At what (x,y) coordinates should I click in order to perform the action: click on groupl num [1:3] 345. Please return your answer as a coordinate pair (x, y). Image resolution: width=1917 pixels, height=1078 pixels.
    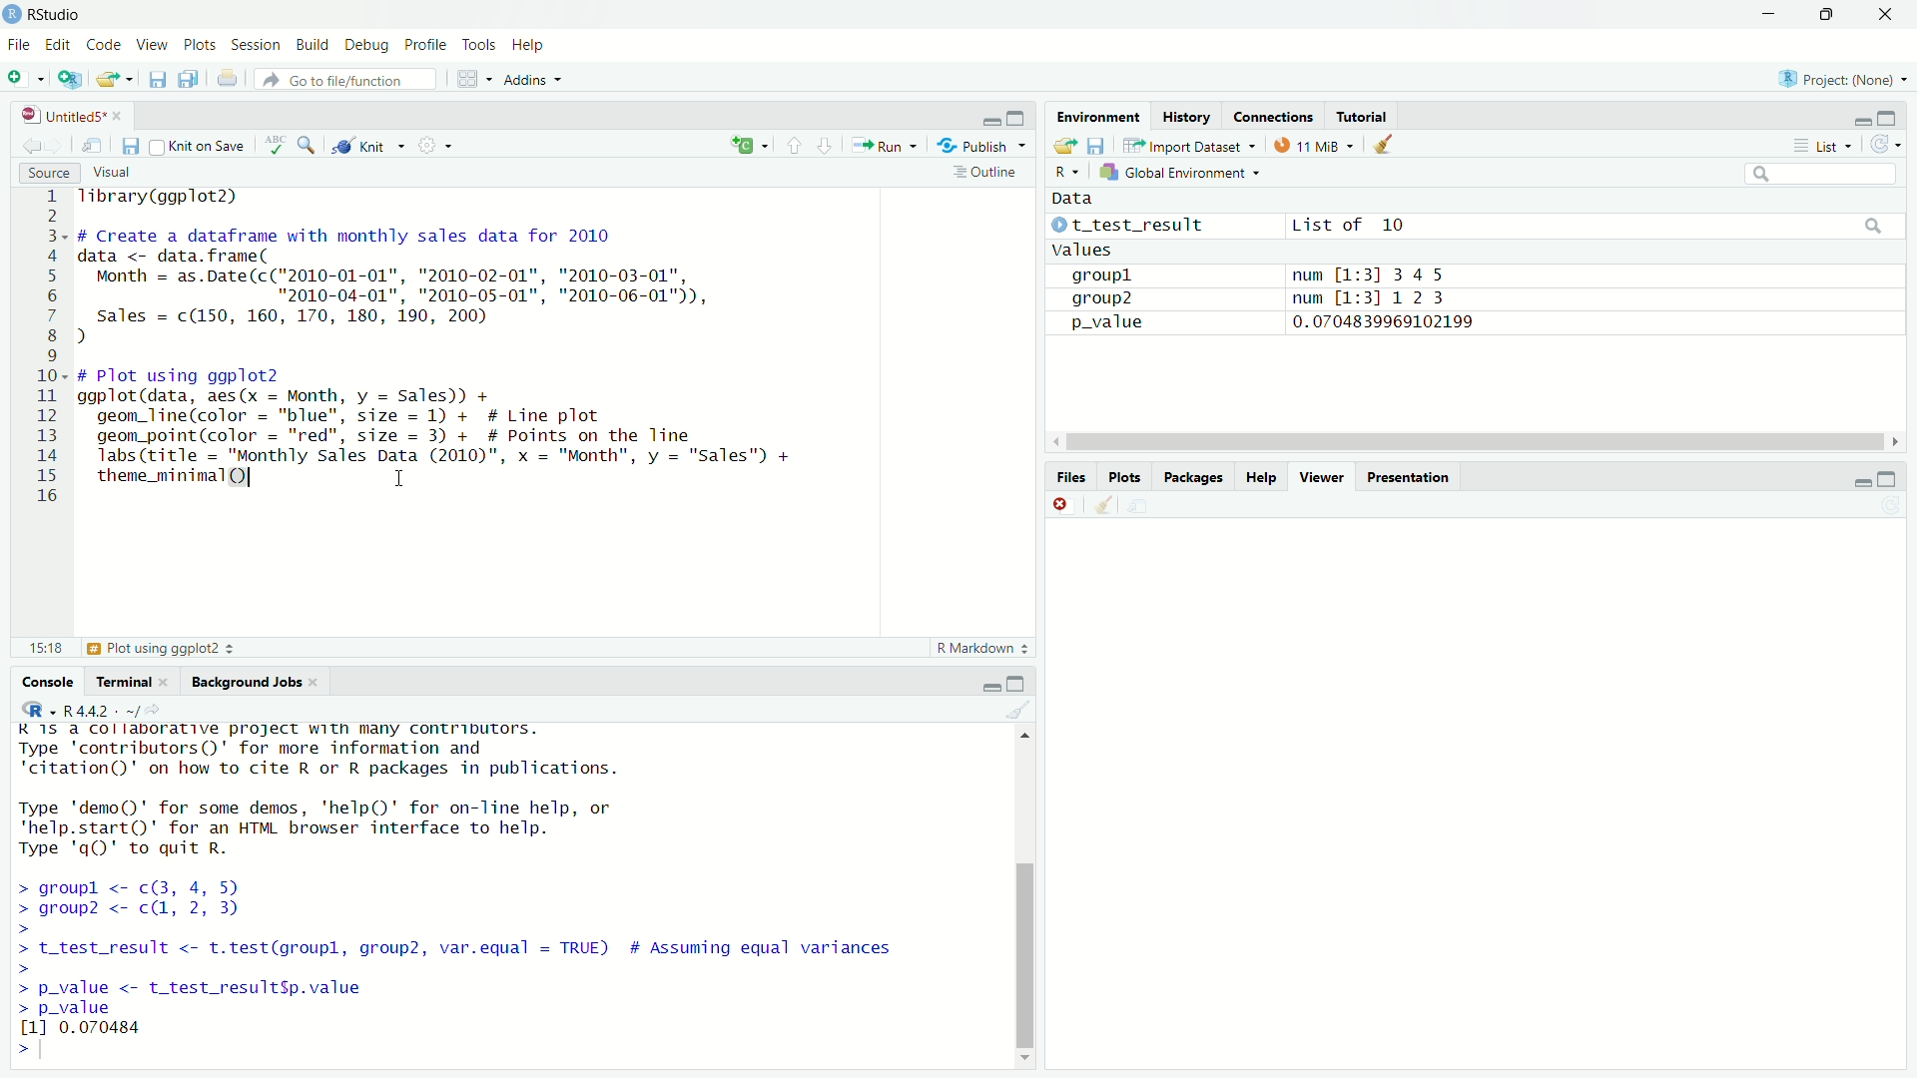
    Looking at the image, I should click on (1254, 276).